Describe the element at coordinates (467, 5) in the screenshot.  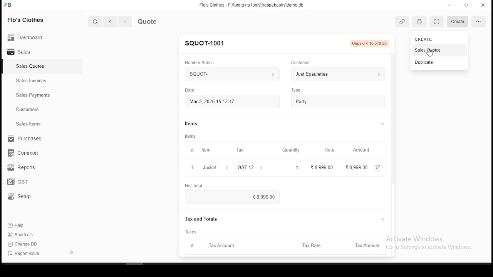
I see `maximize` at that location.